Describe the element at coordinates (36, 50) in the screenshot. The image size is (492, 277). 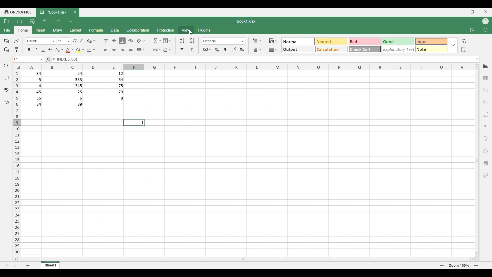
I see `Italic` at that location.